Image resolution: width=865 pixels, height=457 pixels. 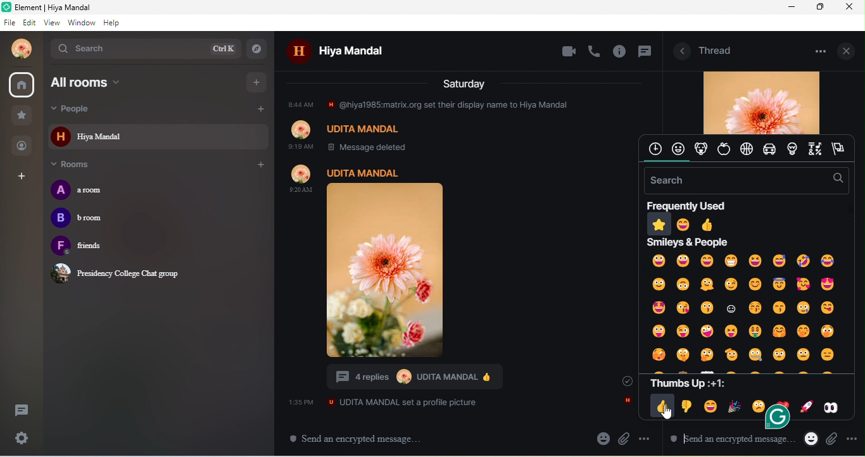 I want to click on edit, so click(x=31, y=23).